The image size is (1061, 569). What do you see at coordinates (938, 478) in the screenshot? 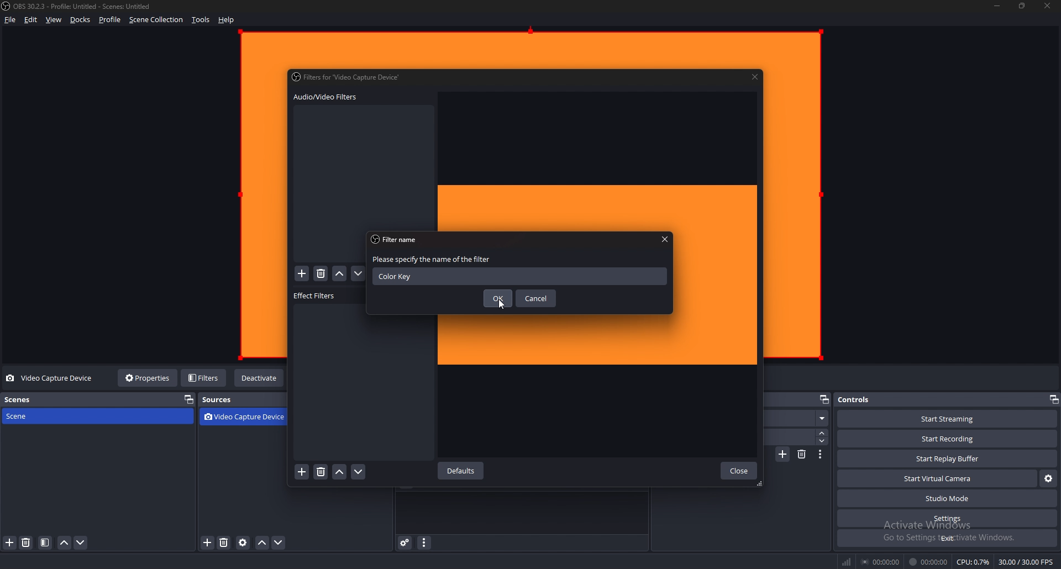
I see `start virtual camera` at bounding box center [938, 478].